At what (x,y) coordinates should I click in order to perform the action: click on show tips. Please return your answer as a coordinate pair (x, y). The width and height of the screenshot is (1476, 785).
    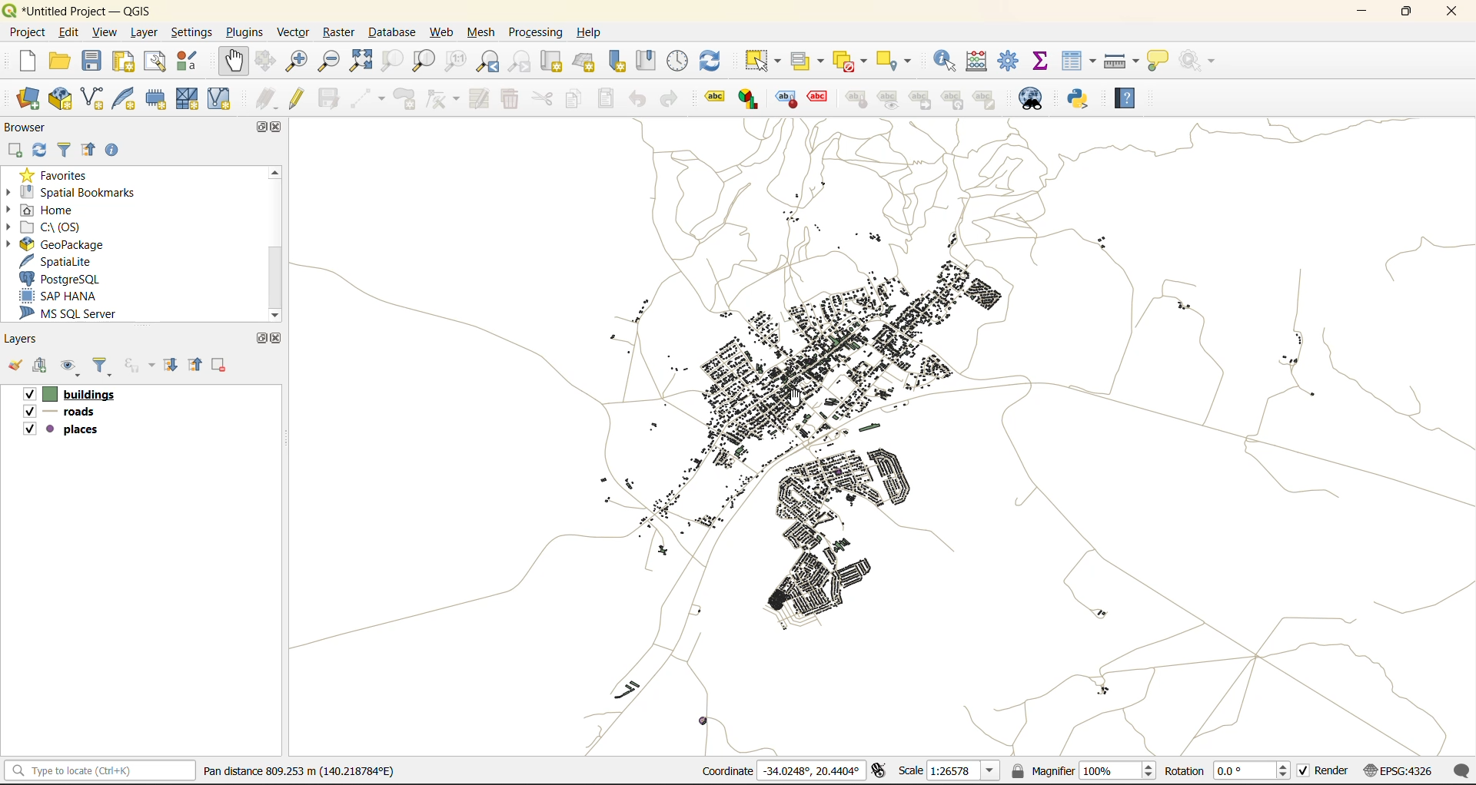
    Looking at the image, I should click on (1158, 61).